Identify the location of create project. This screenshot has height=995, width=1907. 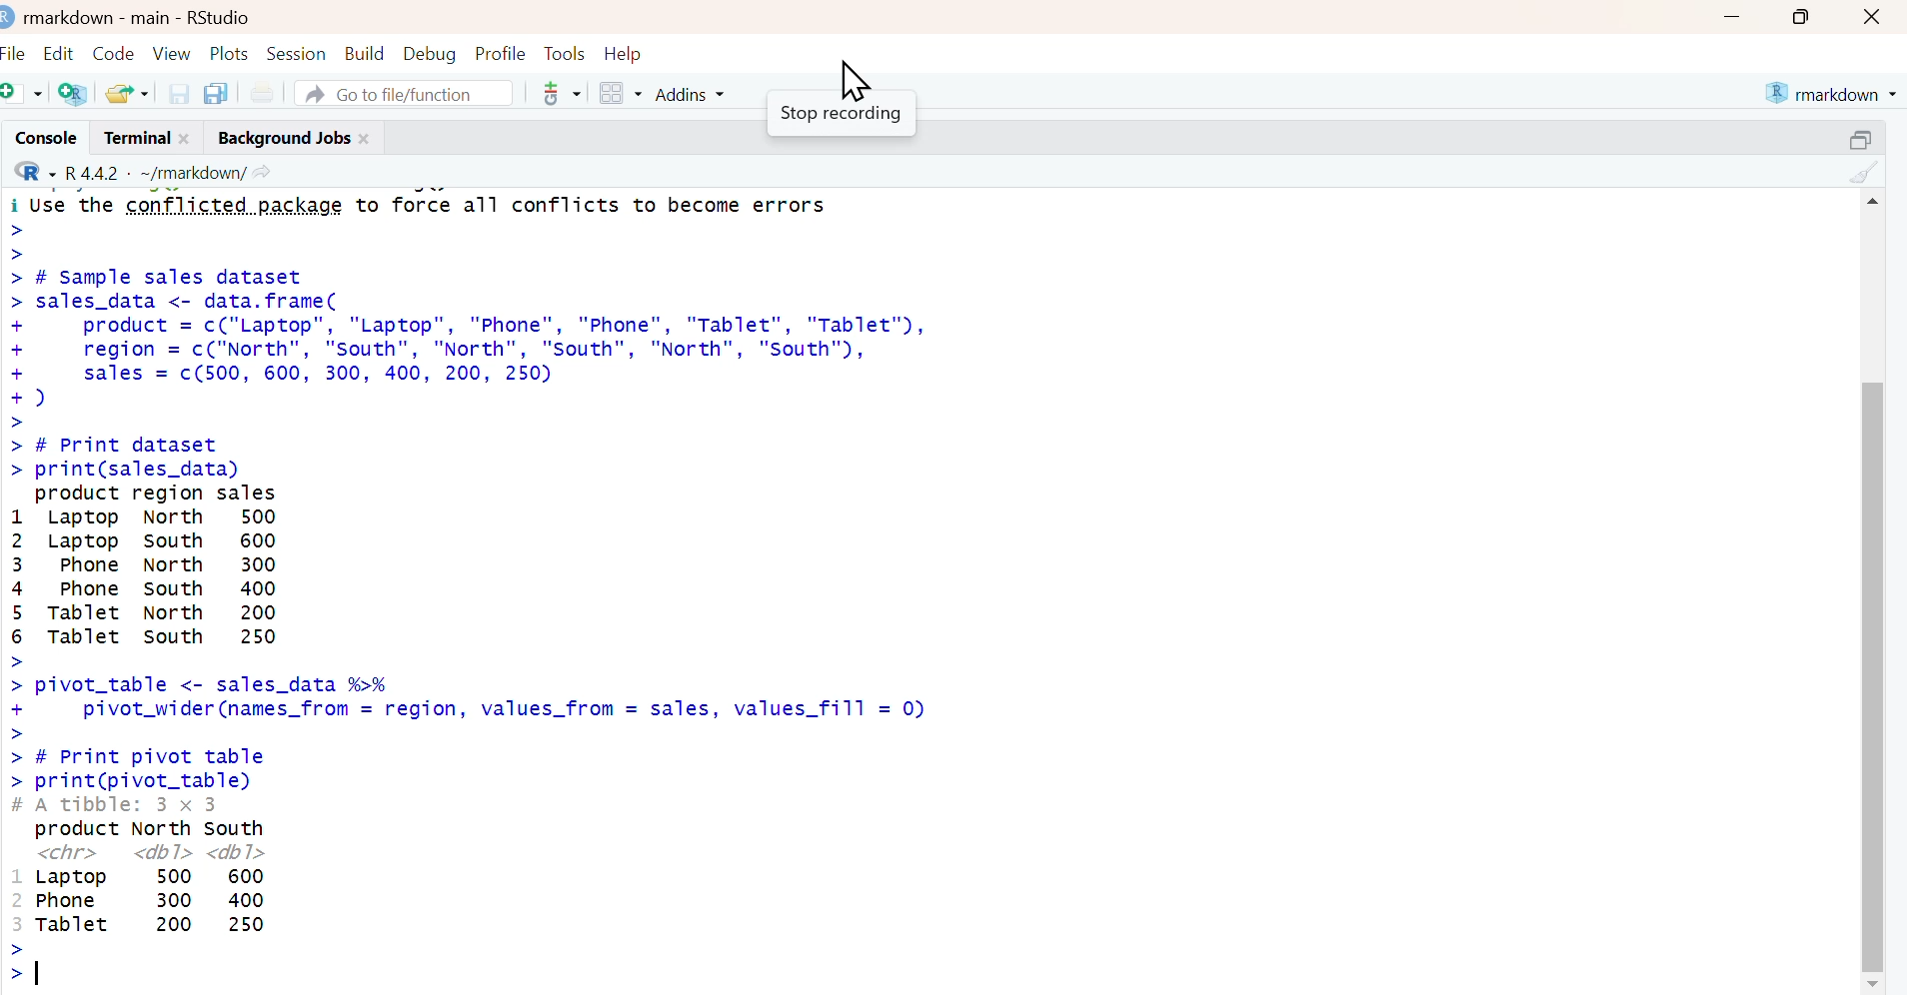
(72, 94).